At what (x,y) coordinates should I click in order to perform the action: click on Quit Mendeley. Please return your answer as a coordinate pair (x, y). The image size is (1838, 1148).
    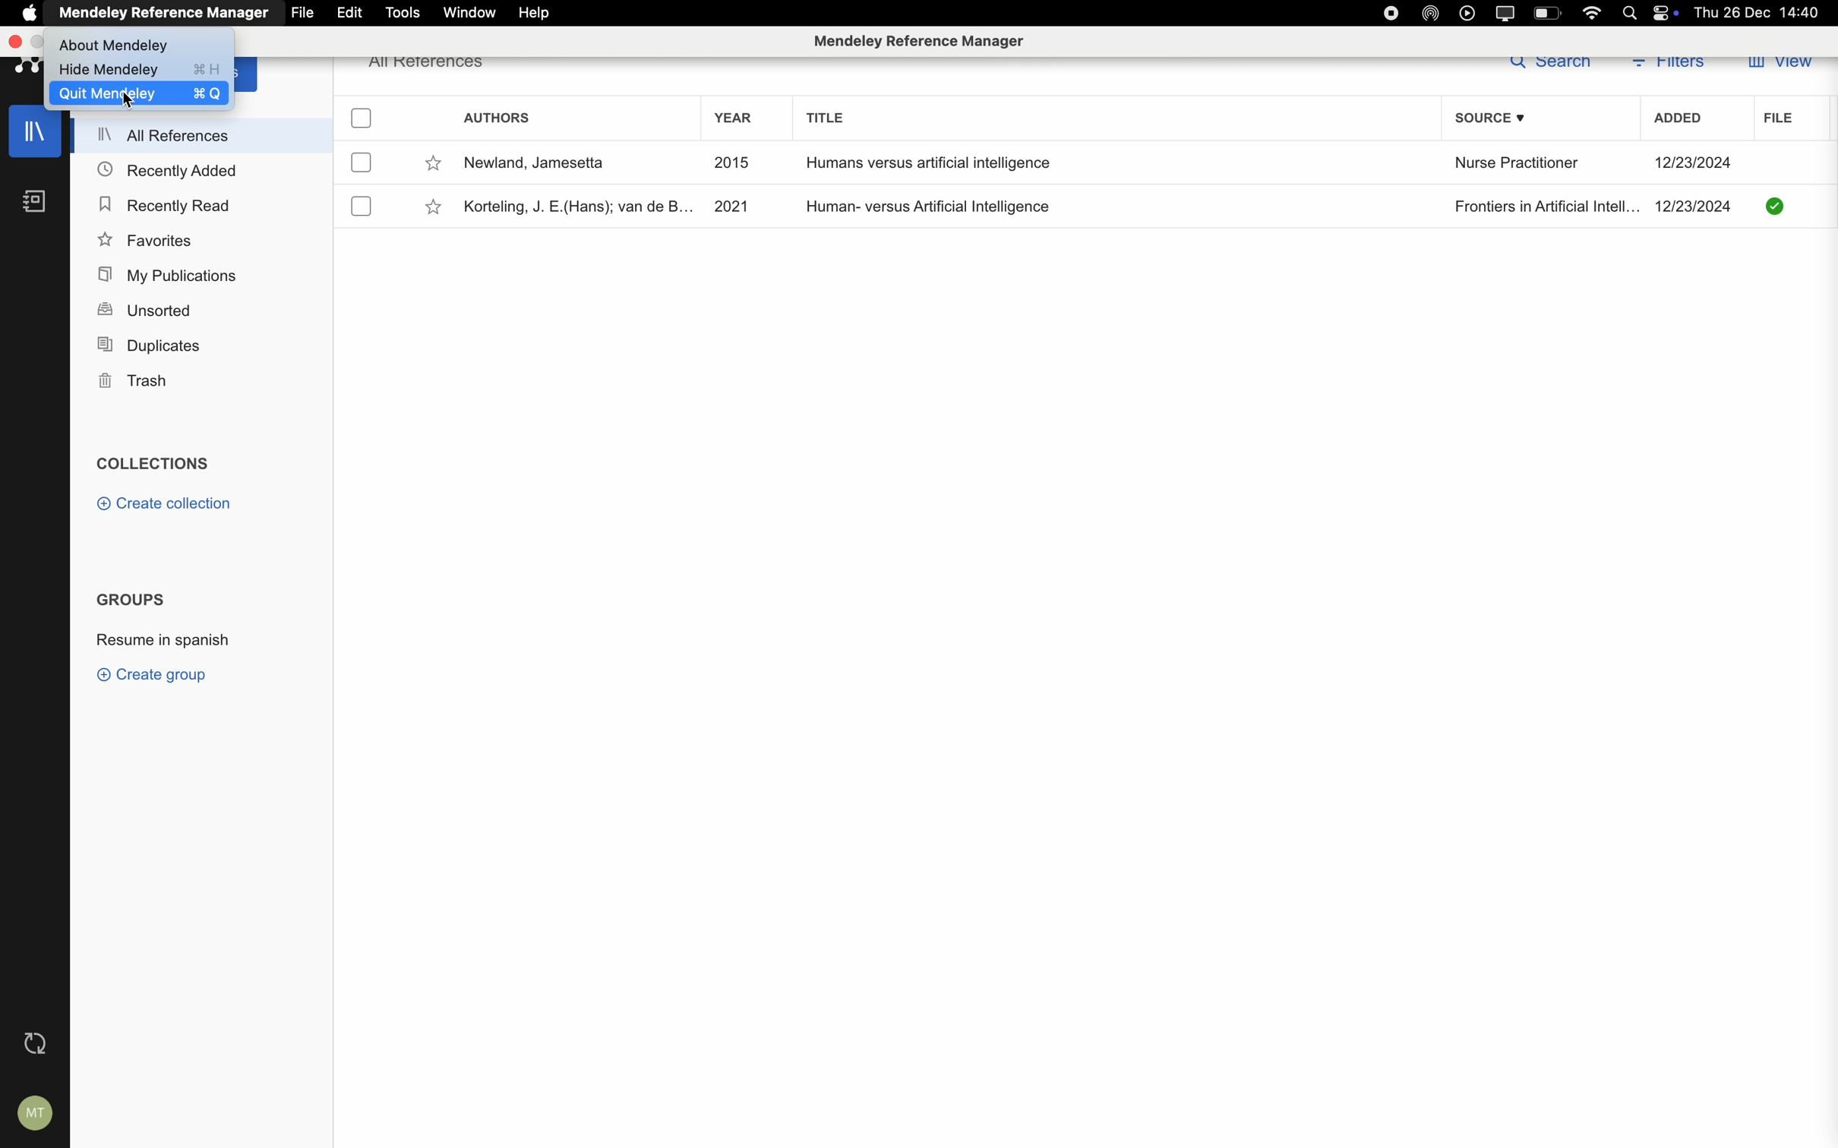
    Looking at the image, I should click on (137, 93).